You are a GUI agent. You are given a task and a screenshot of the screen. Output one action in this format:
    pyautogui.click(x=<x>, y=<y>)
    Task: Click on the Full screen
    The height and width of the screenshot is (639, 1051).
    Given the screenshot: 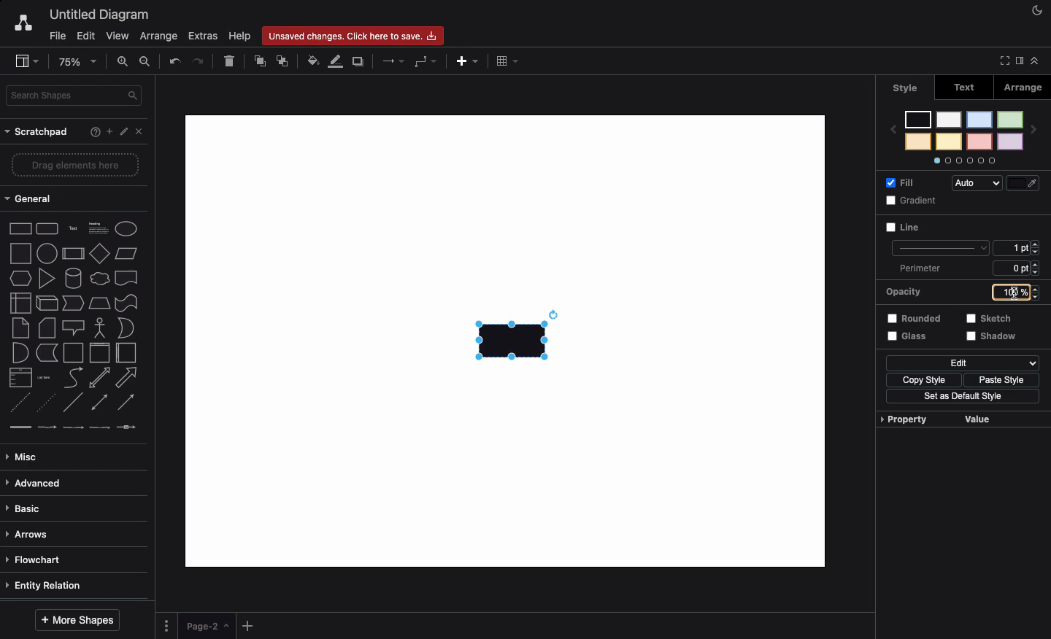 What is the action you would take?
    pyautogui.click(x=1001, y=61)
    